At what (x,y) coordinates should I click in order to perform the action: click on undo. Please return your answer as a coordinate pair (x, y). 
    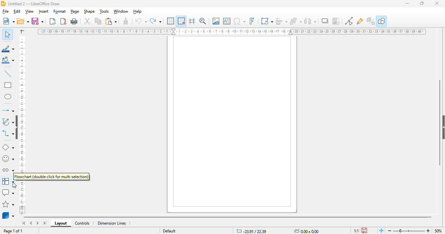
    Looking at the image, I should click on (141, 21).